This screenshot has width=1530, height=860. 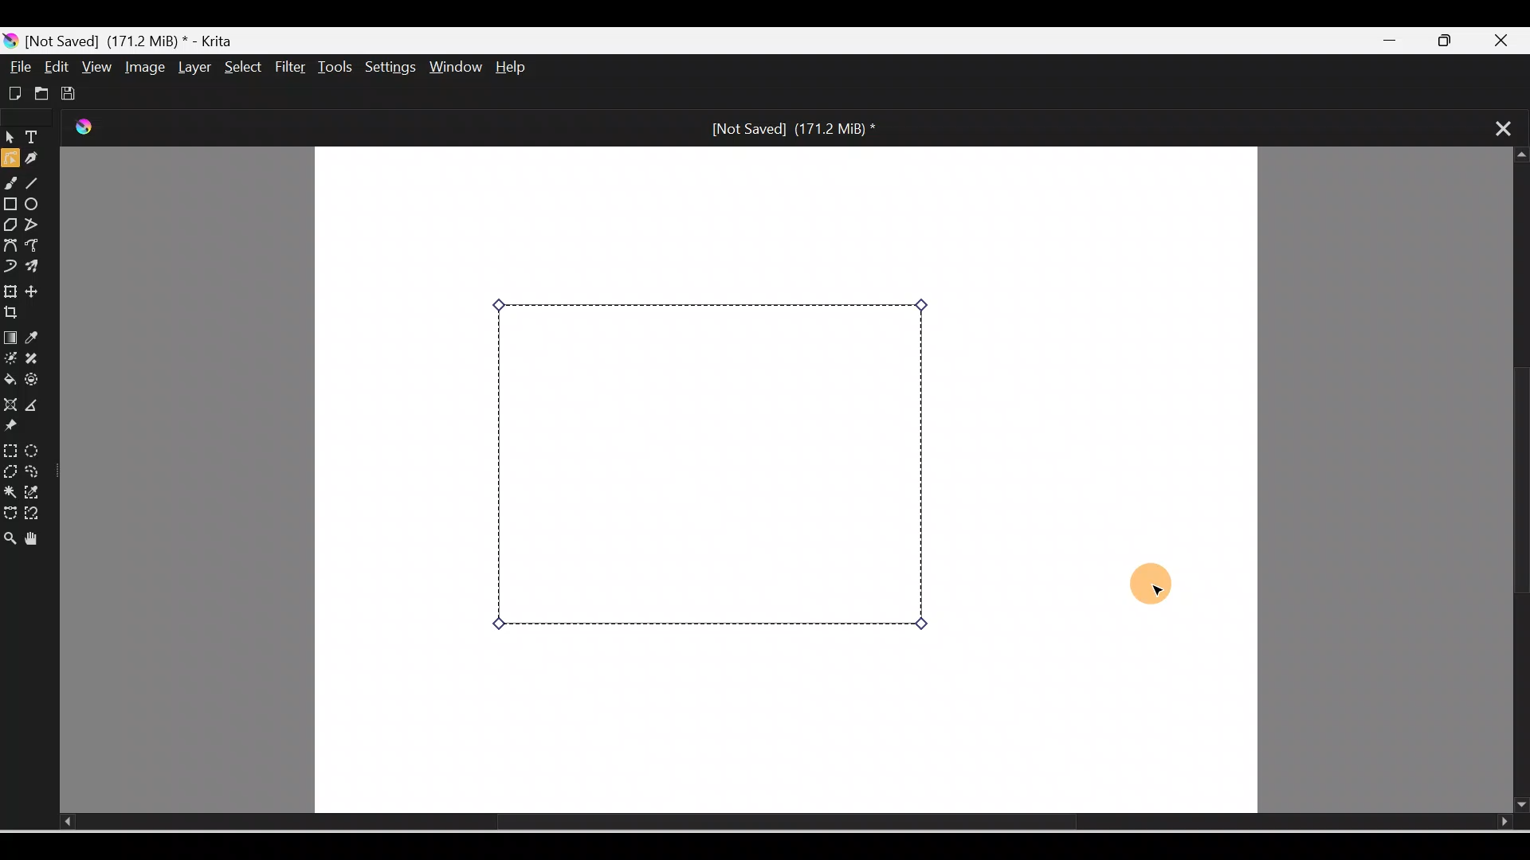 I want to click on Settings, so click(x=392, y=68).